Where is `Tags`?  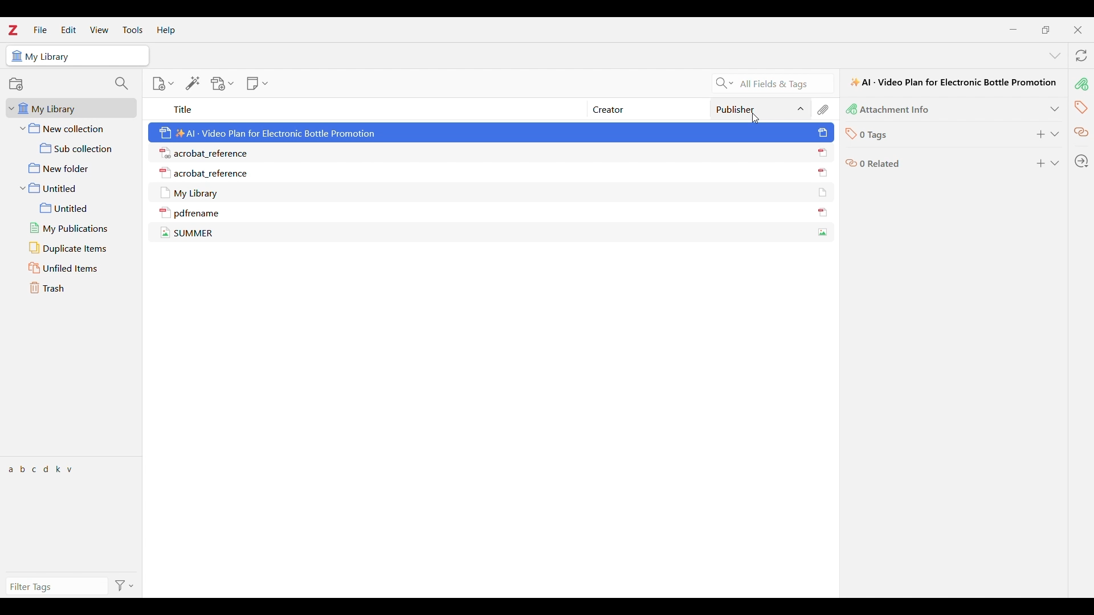 Tags is located at coordinates (1080, 107).